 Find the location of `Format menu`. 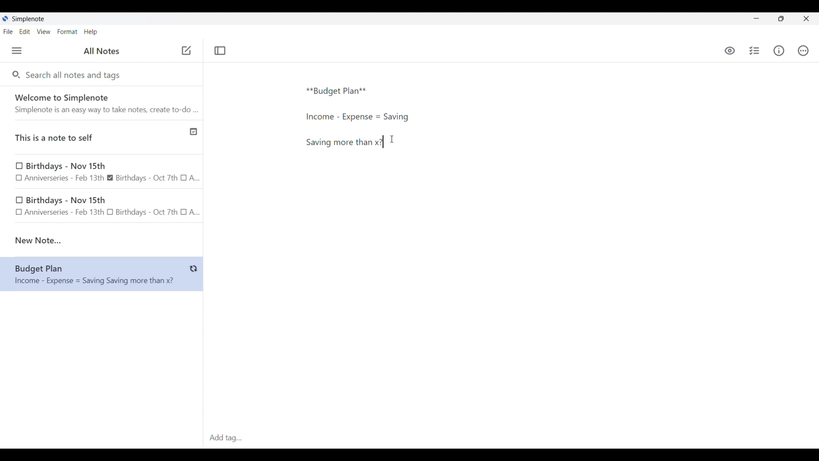

Format menu is located at coordinates (67, 32).